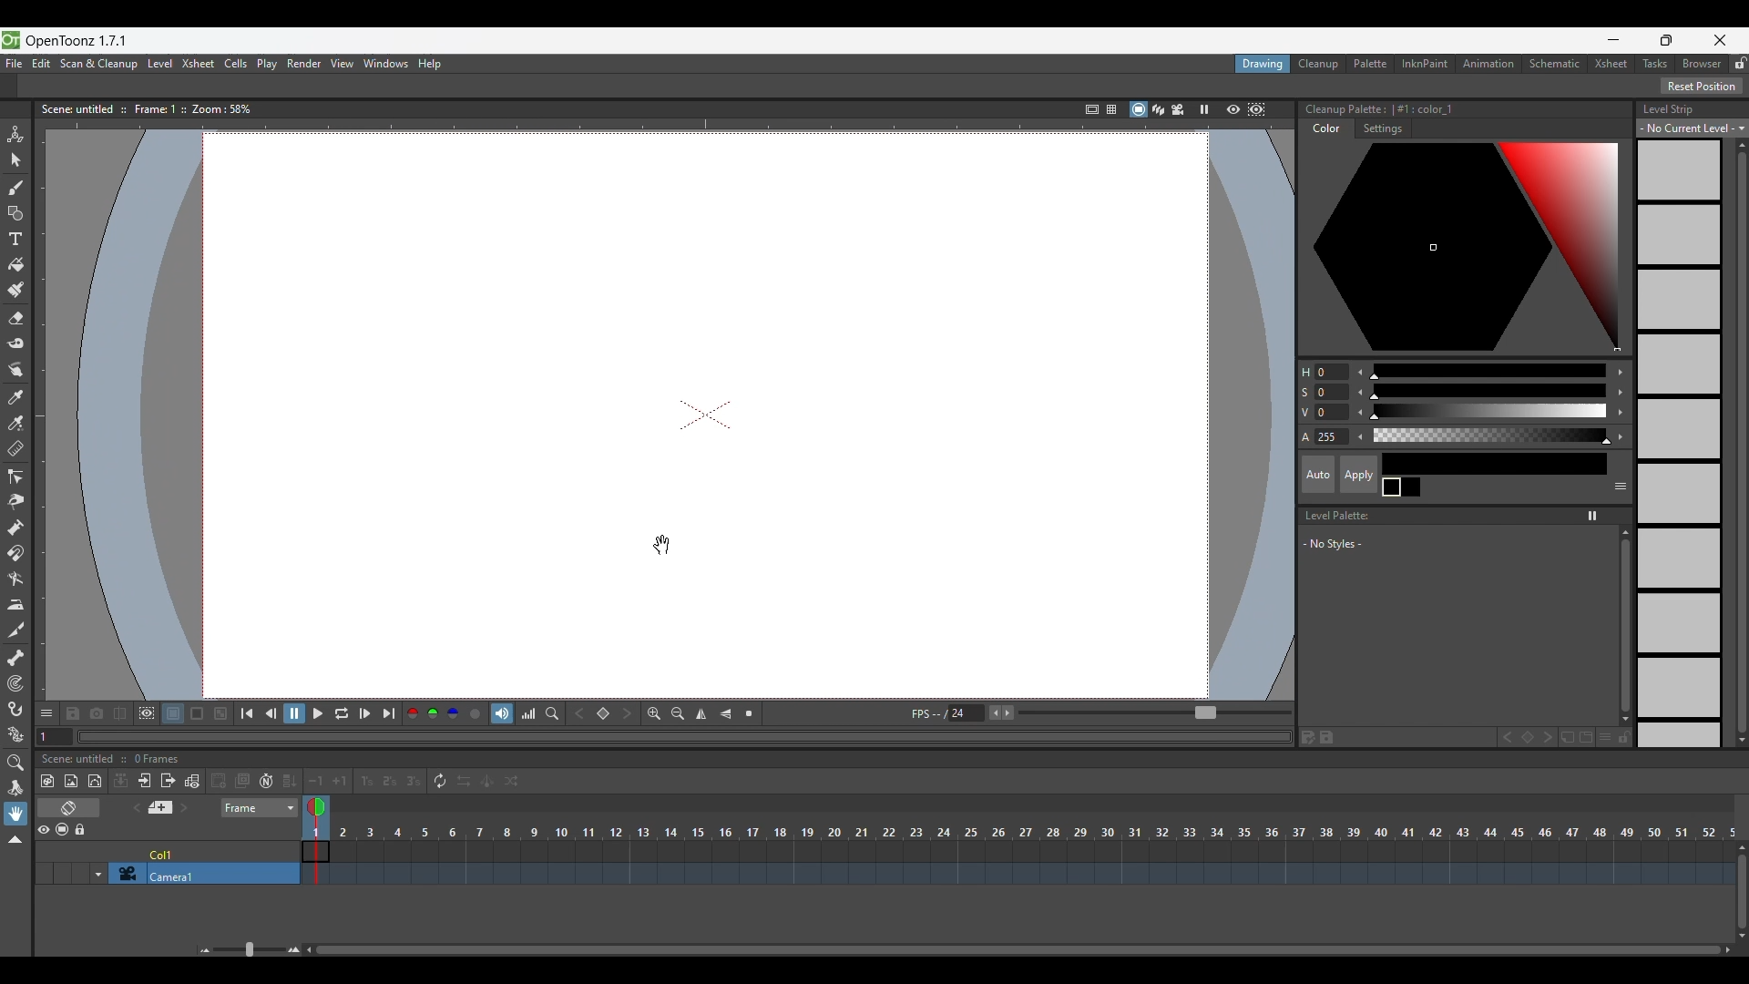 Image resolution: width=1749 pixels, height=984 pixels. Describe the element at coordinates (1341, 515) in the screenshot. I see `Level Palette:` at that location.